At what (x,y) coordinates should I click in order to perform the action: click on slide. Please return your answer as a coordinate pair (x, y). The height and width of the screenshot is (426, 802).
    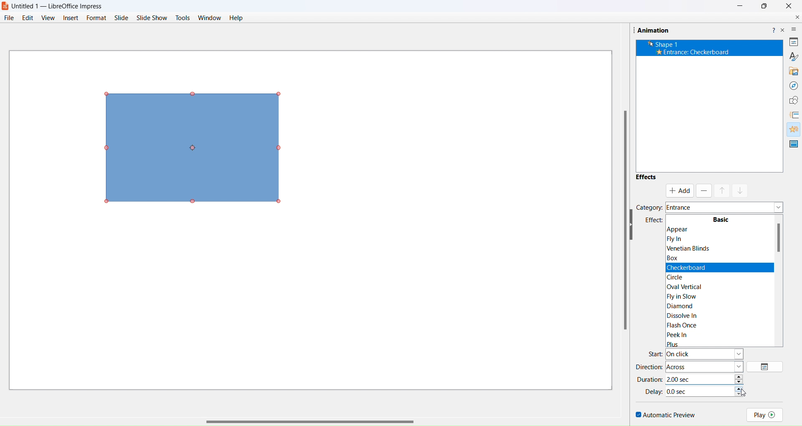
    Looking at the image, I should click on (121, 18).